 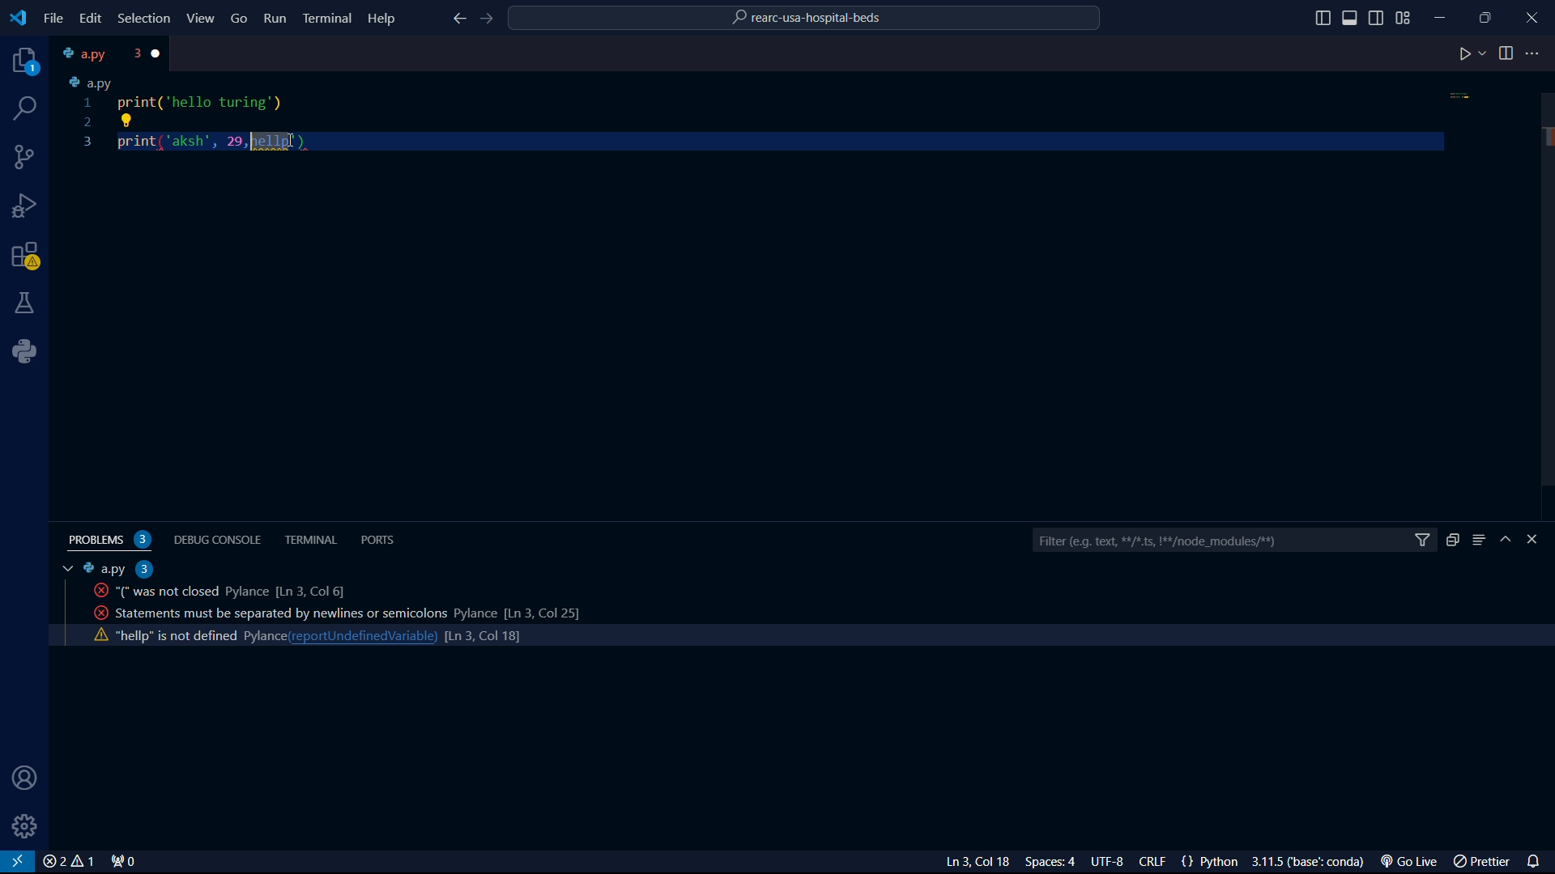 What do you see at coordinates (958, 862) in the screenshot?
I see `Ln 3 Col 23` at bounding box center [958, 862].